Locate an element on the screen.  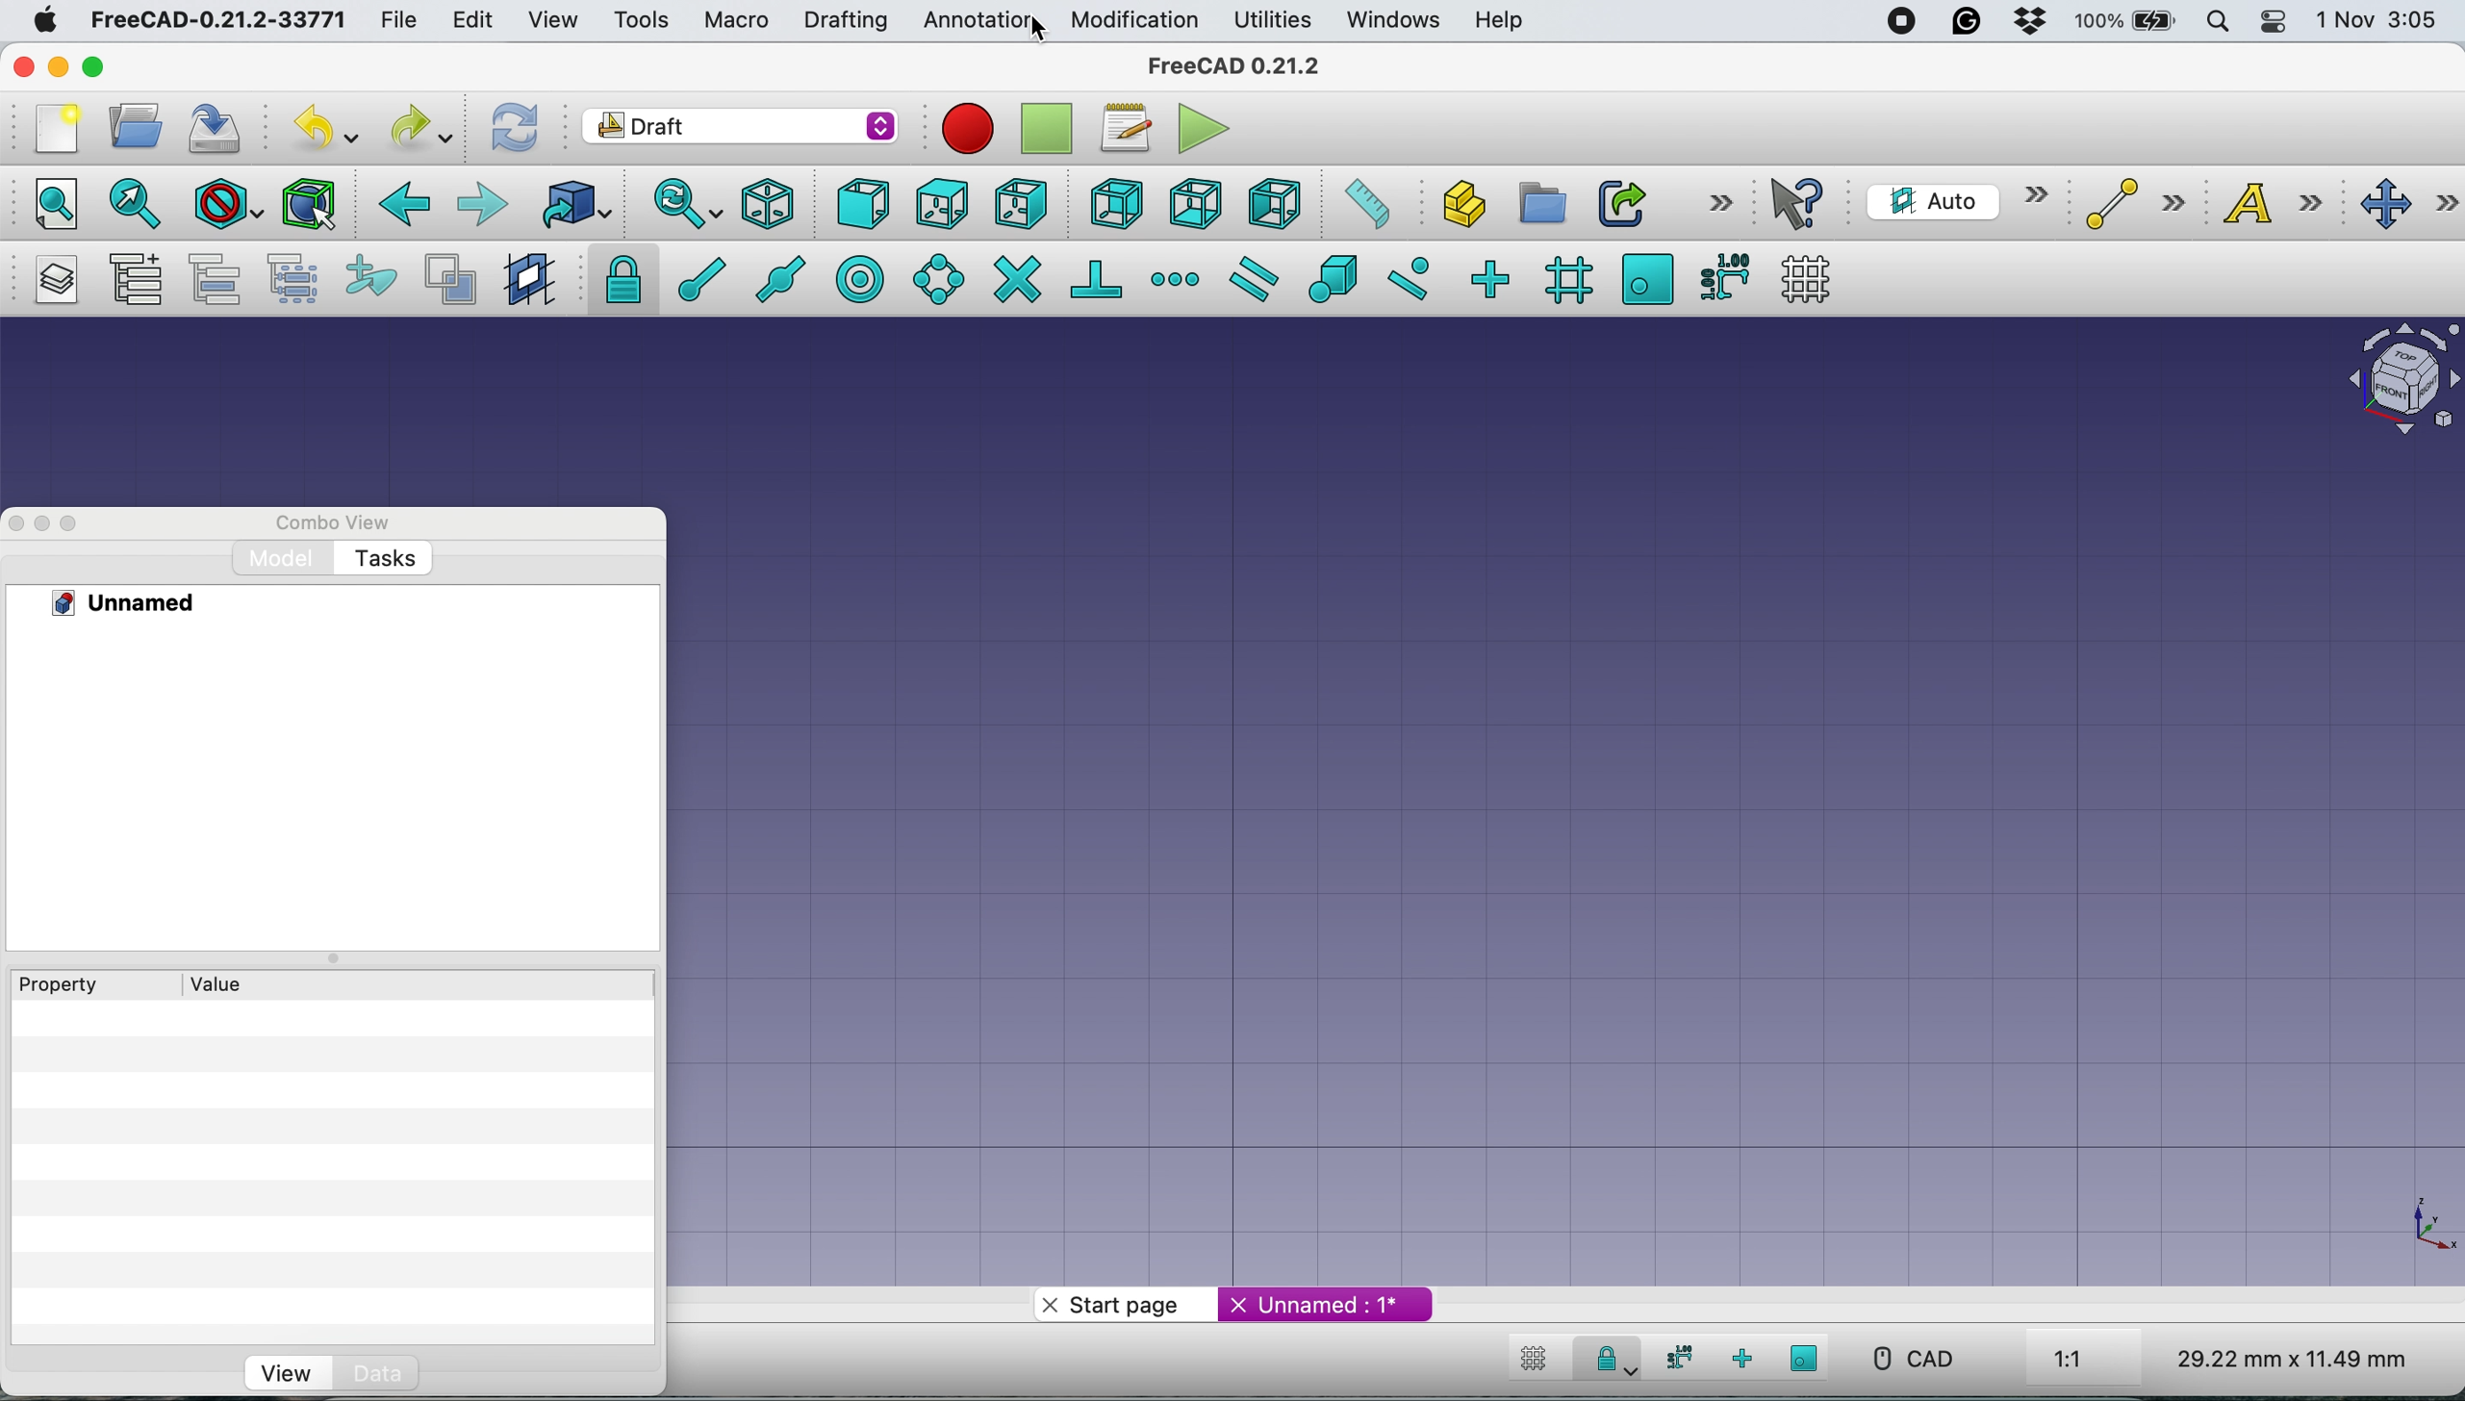
save is located at coordinates (214, 124).